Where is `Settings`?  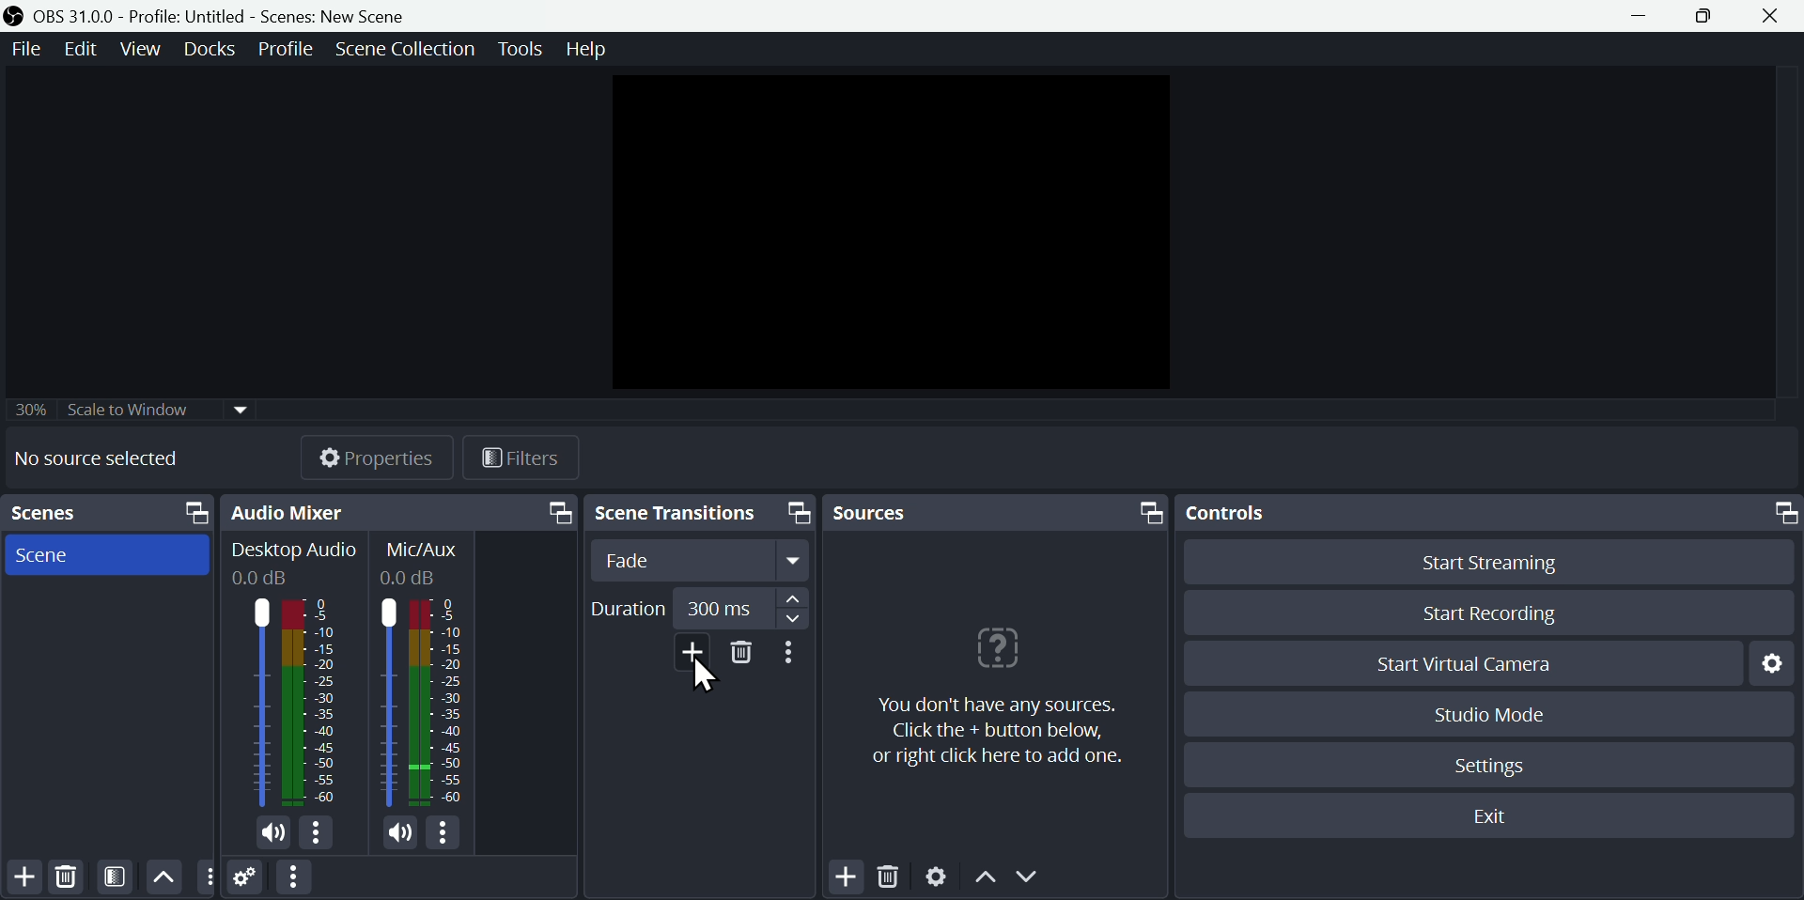
Settings is located at coordinates (1770, 661).